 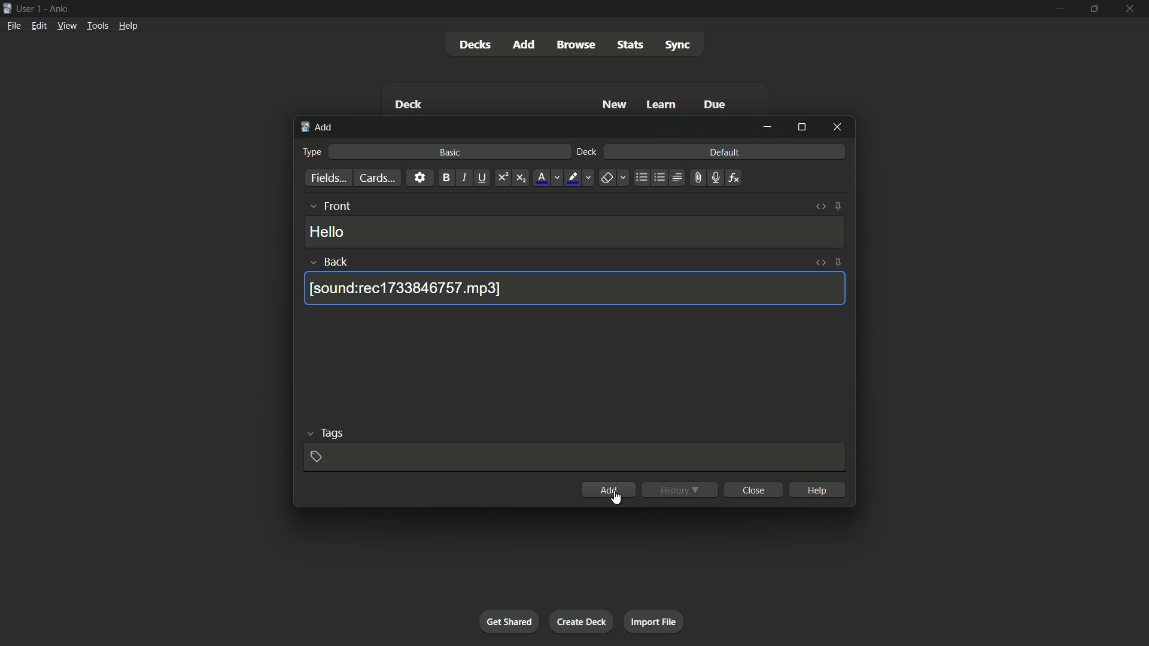 I want to click on front, so click(x=331, y=206).